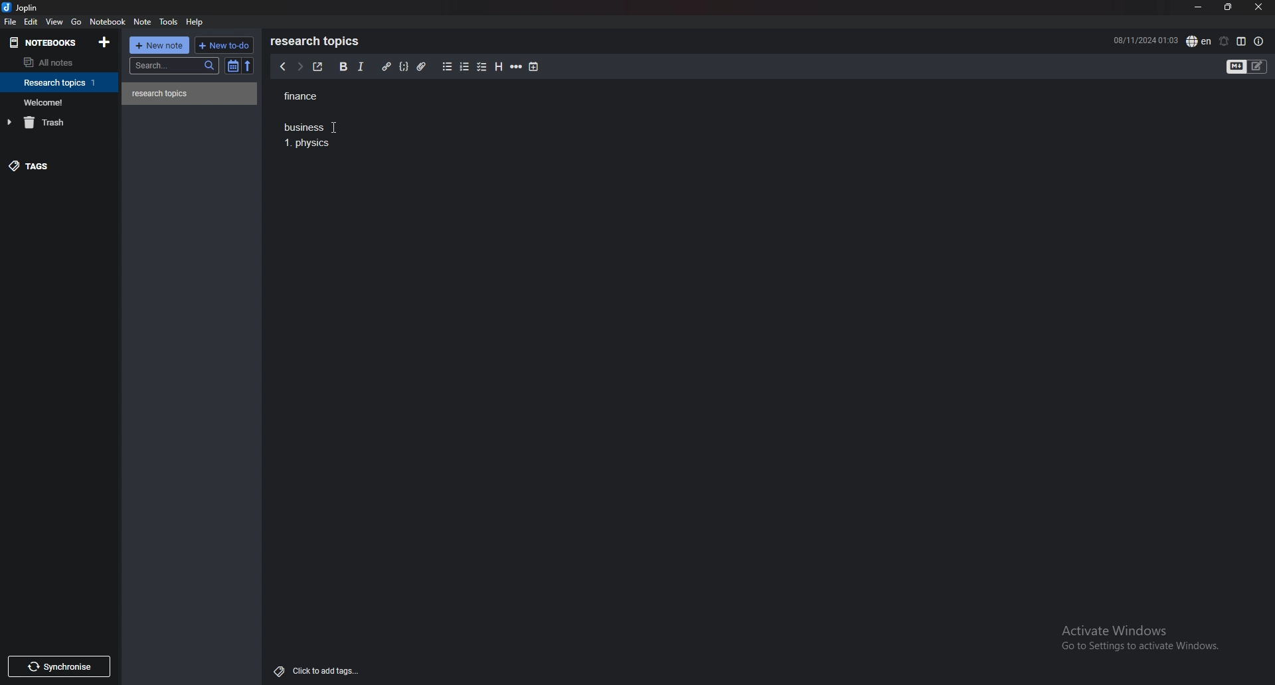 The height and width of the screenshot is (685, 1275). What do you see at coordinates (190, 94) in the screenshot?
I see `note` at bounding box center [190, 94].